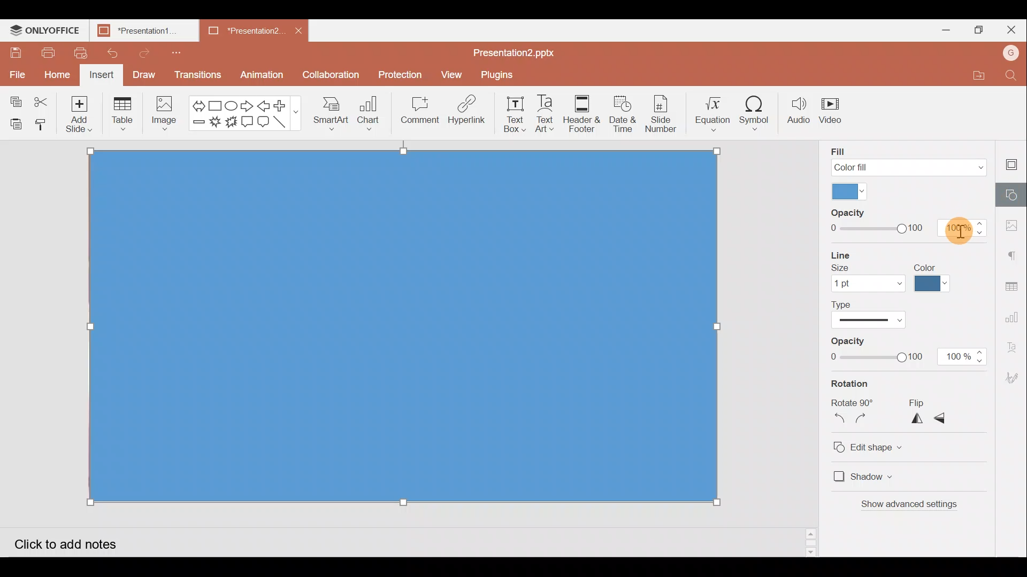 This screenshot has width=1027, height=577. What do you see at coordinates (712, 112) in the screenshot?
I see `Equation` at bounding box center [712, 112].